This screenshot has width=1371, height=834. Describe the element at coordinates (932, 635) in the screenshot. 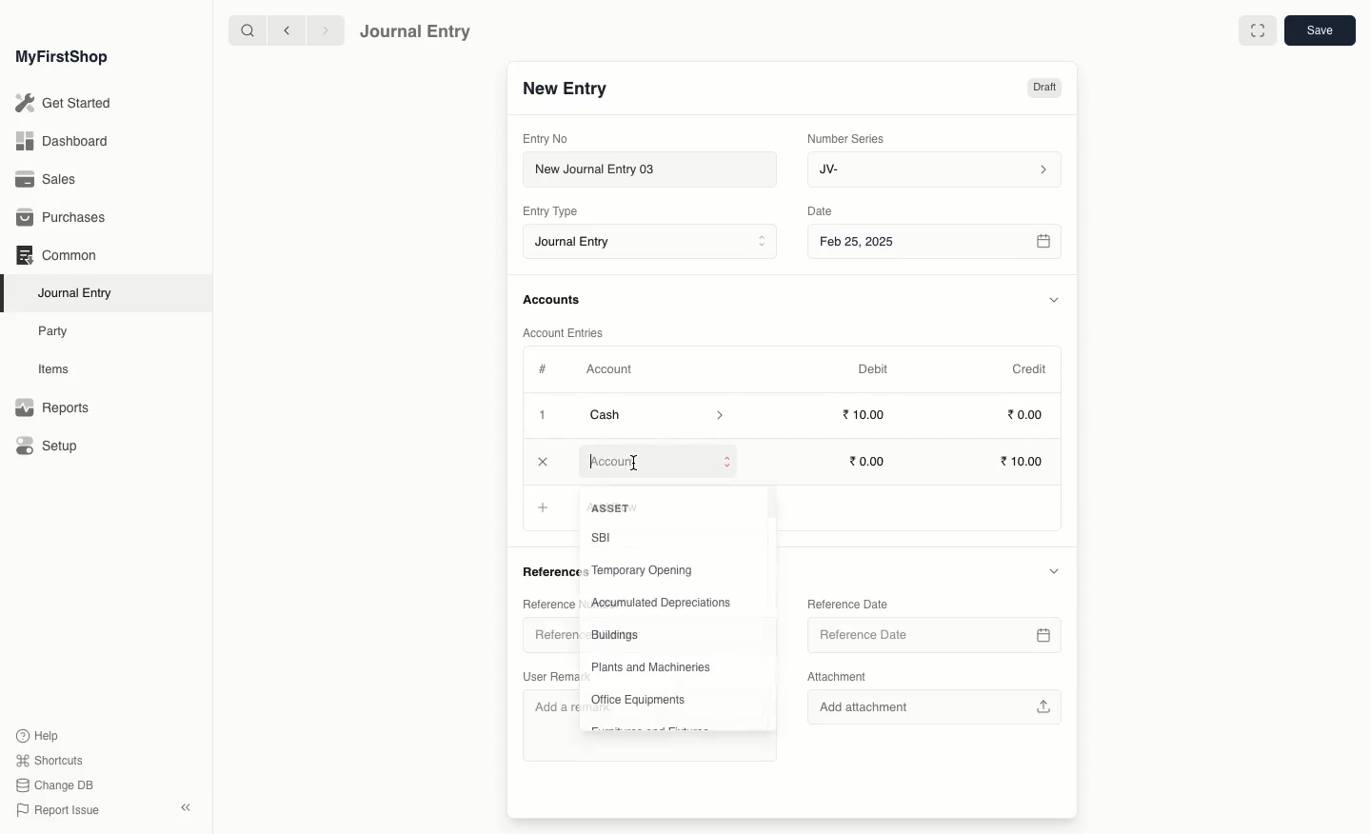

I see `Reference Date` at that location.